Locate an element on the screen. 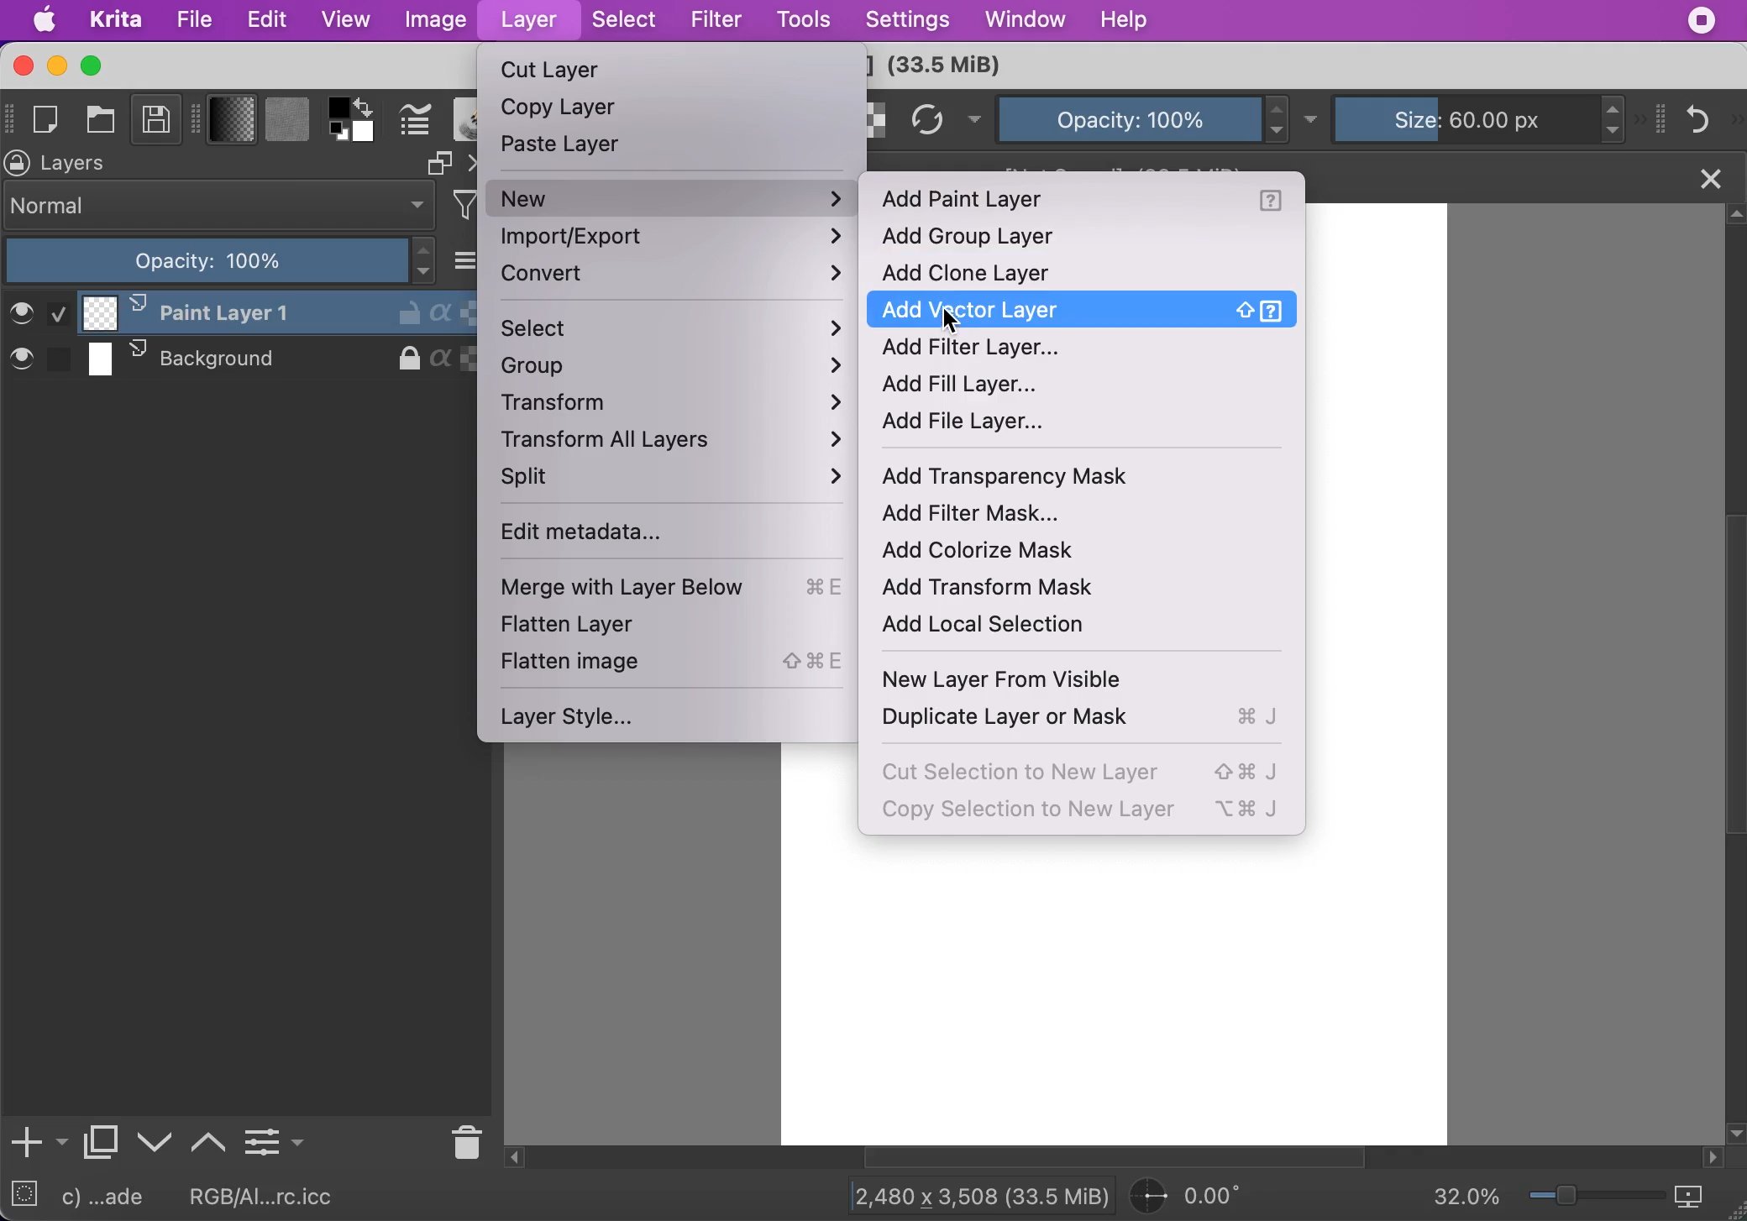 Image resolution: width=1747 pixels, height=1221 pixels. layer is located at coordinates (527, 22).